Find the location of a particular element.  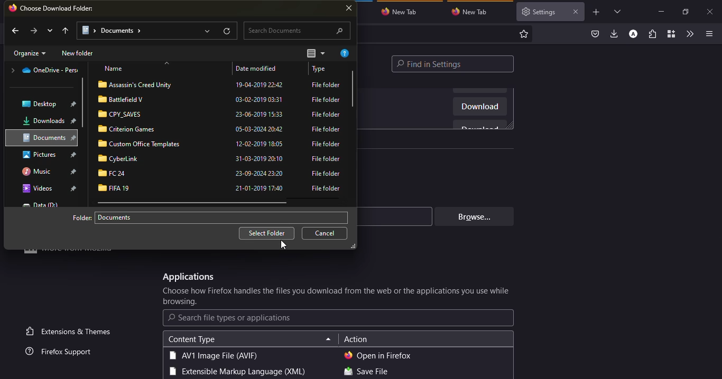

choose is located at coordinates (59, 8).